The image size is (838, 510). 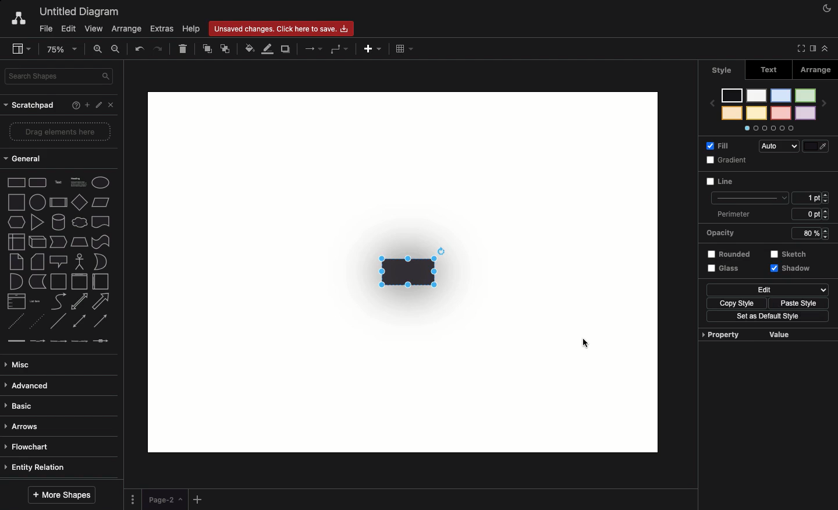 What do you see at coordinates (407, 49) in the screenshot?
I see `Table` at bounding box center [407, 49].